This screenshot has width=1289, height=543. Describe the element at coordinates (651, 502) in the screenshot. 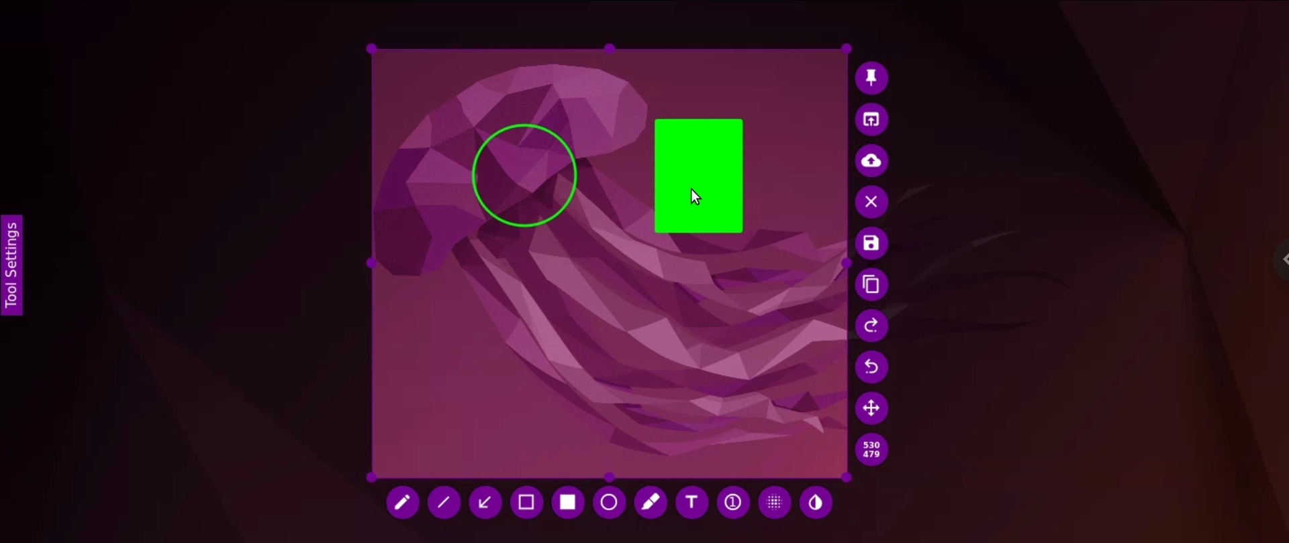

I see `marker` at that location.